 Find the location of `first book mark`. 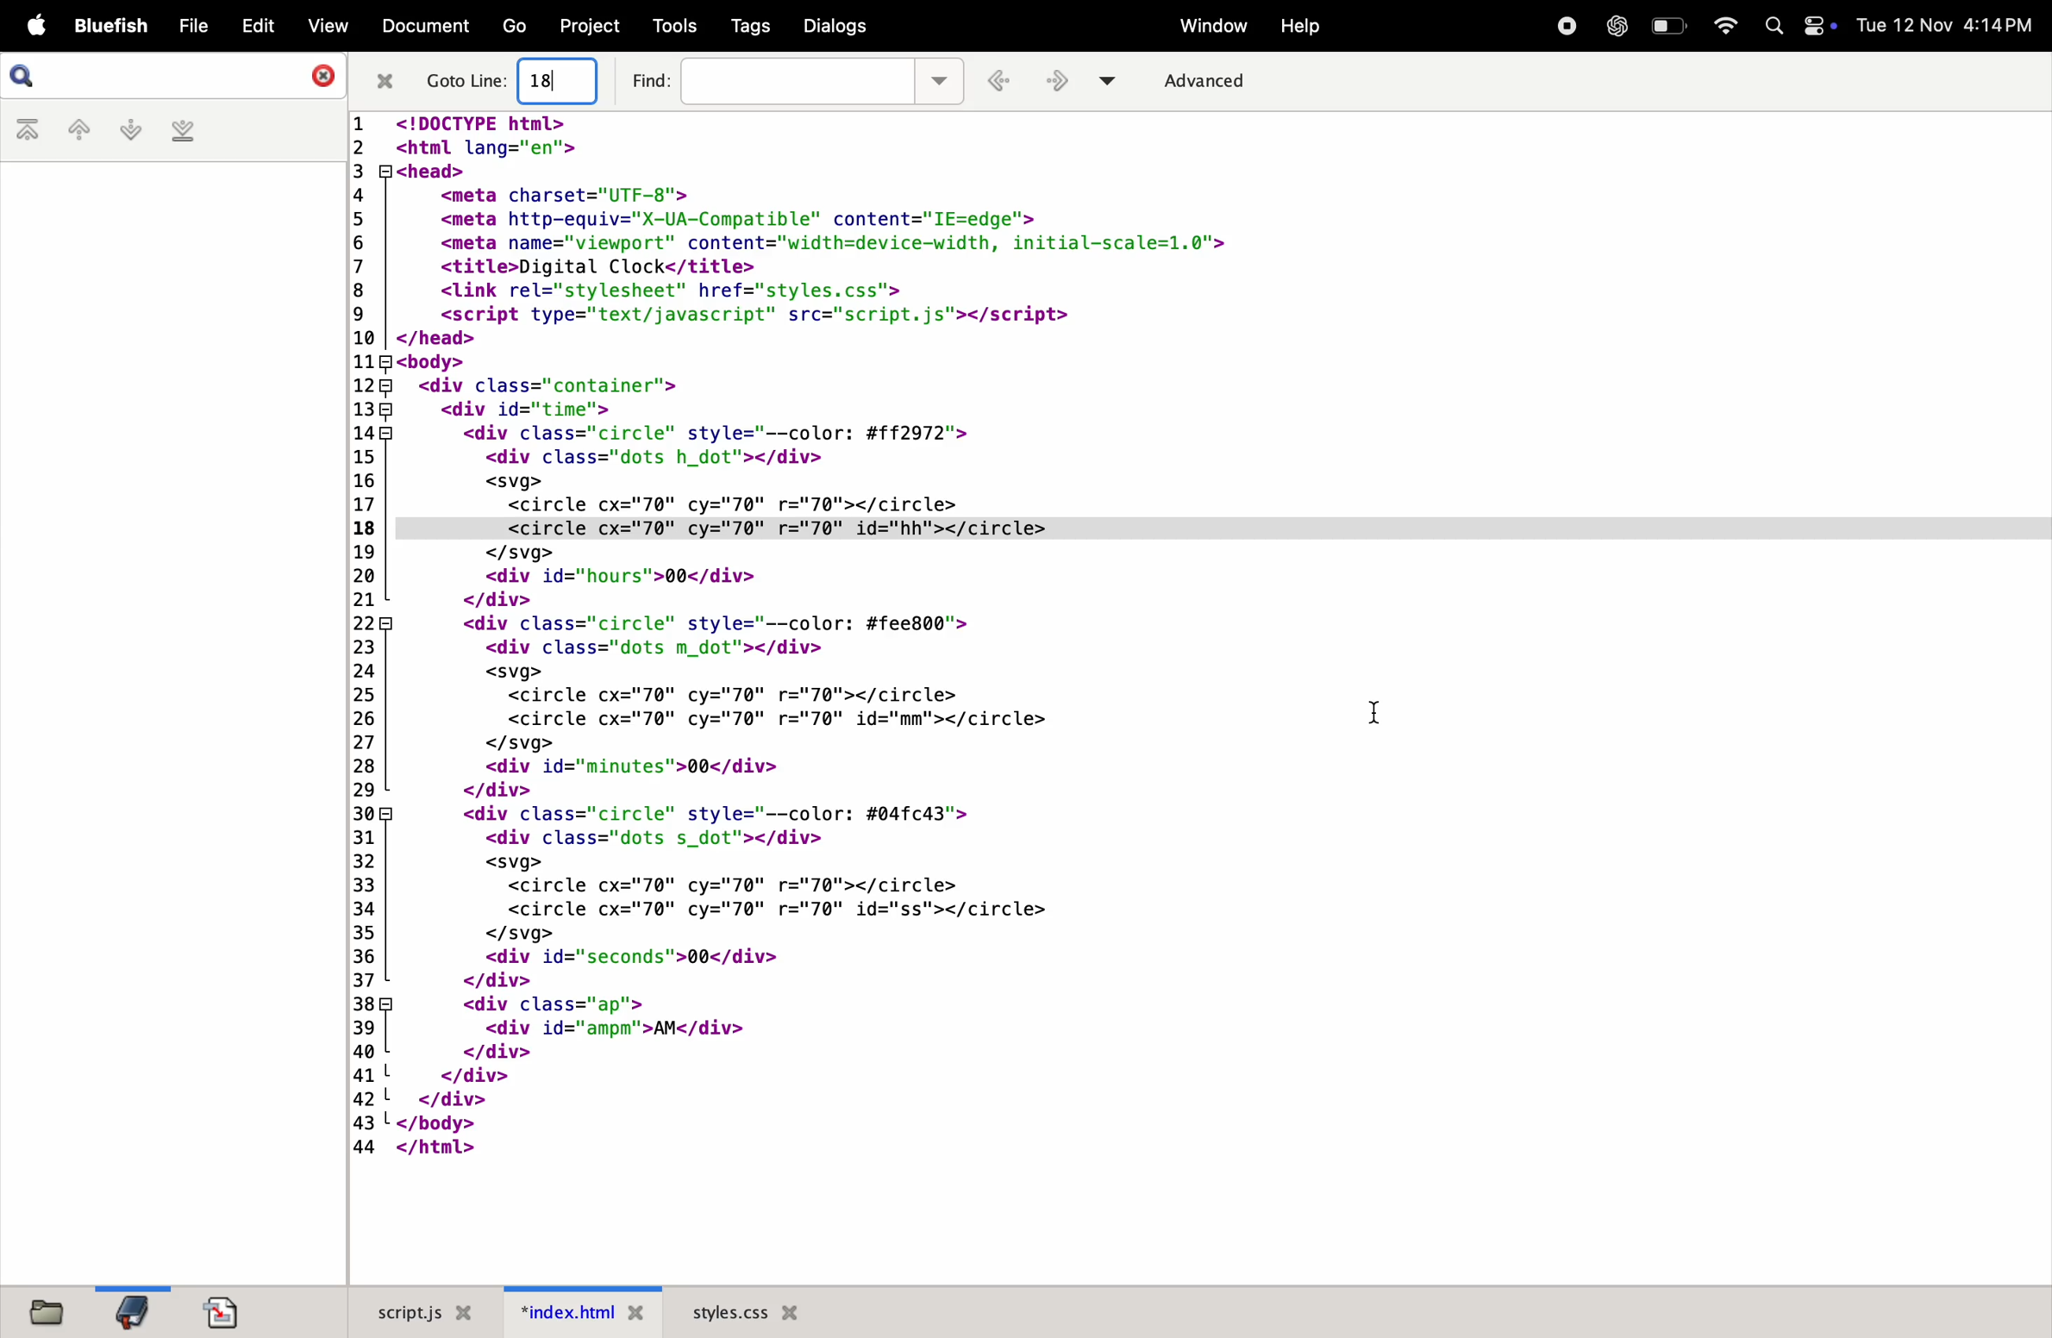

first book mark is located at coordinates (28, 131).